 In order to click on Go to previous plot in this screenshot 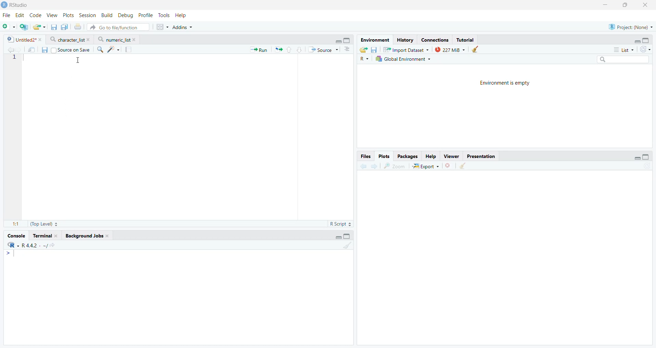, I will do `click(363, 165)`.